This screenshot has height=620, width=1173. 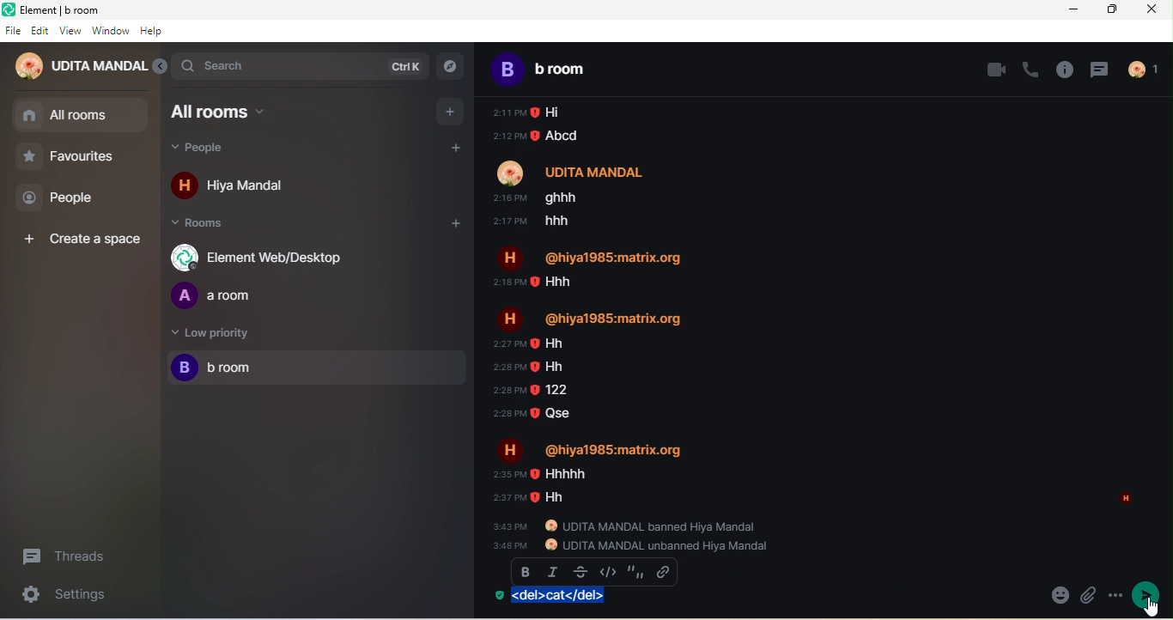 I want to click on rooms, so click(x=206, y=226).